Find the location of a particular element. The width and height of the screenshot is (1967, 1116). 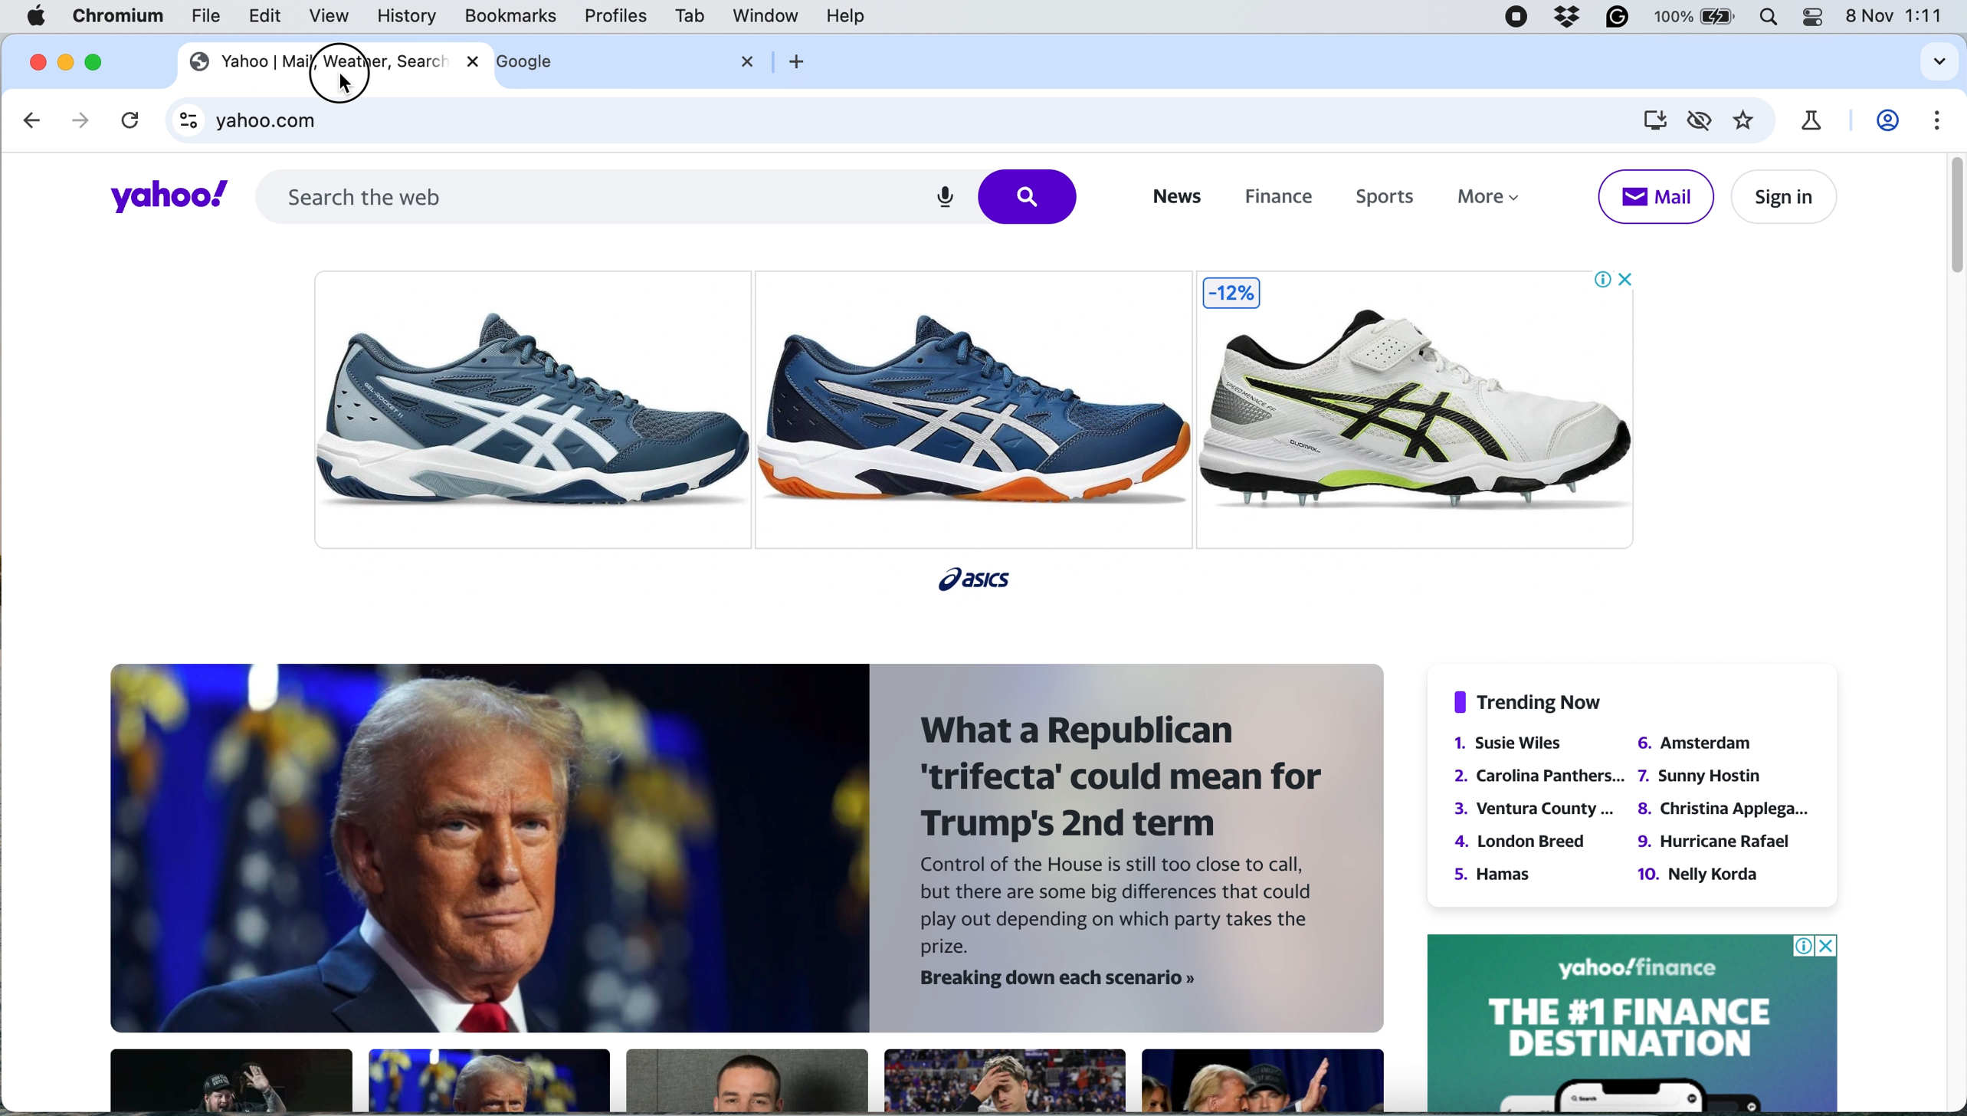

grammarly is located at coordinates (1618, 19).